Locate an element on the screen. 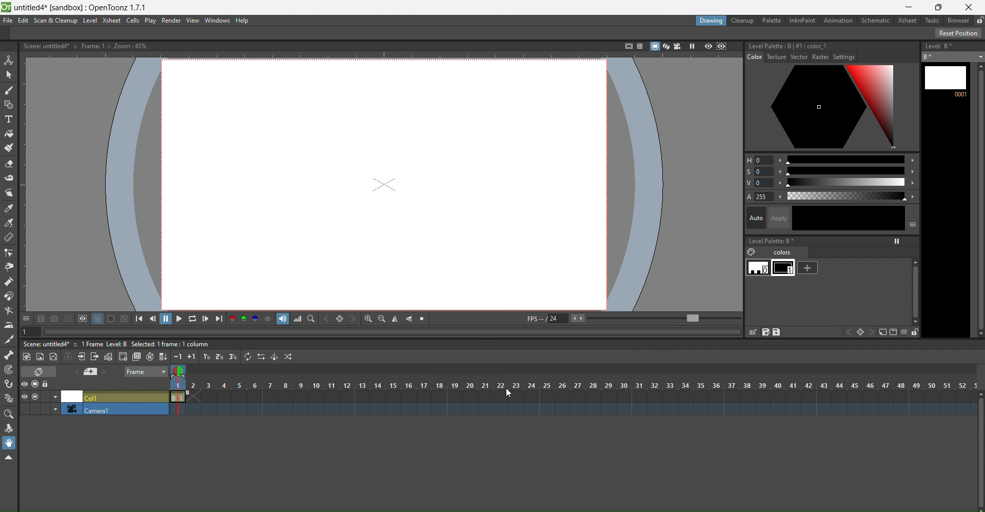 Image resolution: width=985 pixels, height=512 pixels. S is located at coordinates (747, 171).